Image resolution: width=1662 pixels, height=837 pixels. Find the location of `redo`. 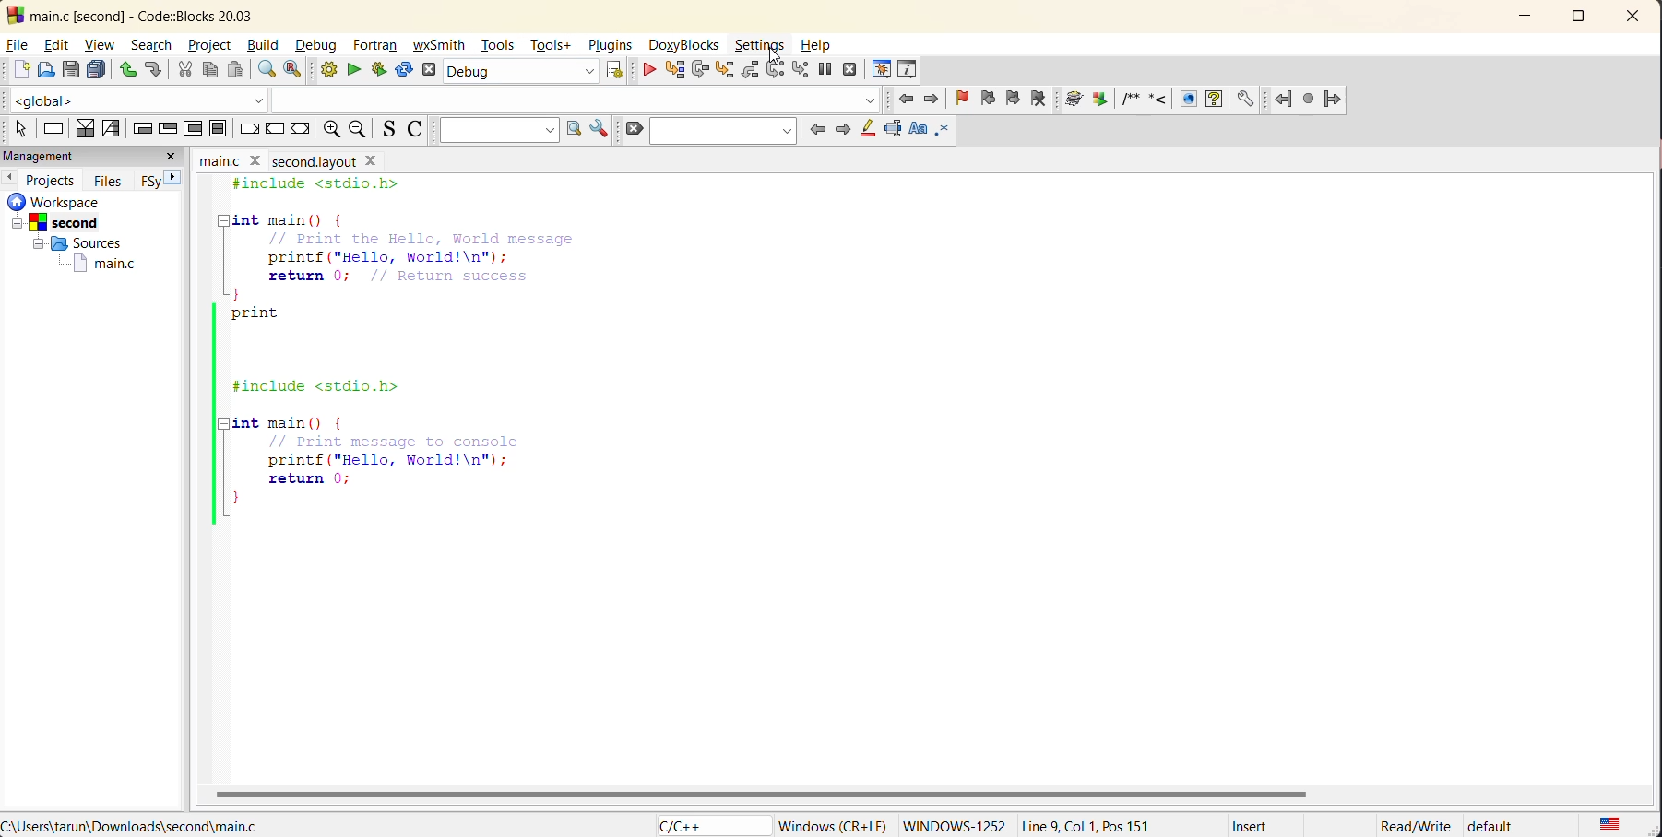

redo is located at coordinates (153, 68).